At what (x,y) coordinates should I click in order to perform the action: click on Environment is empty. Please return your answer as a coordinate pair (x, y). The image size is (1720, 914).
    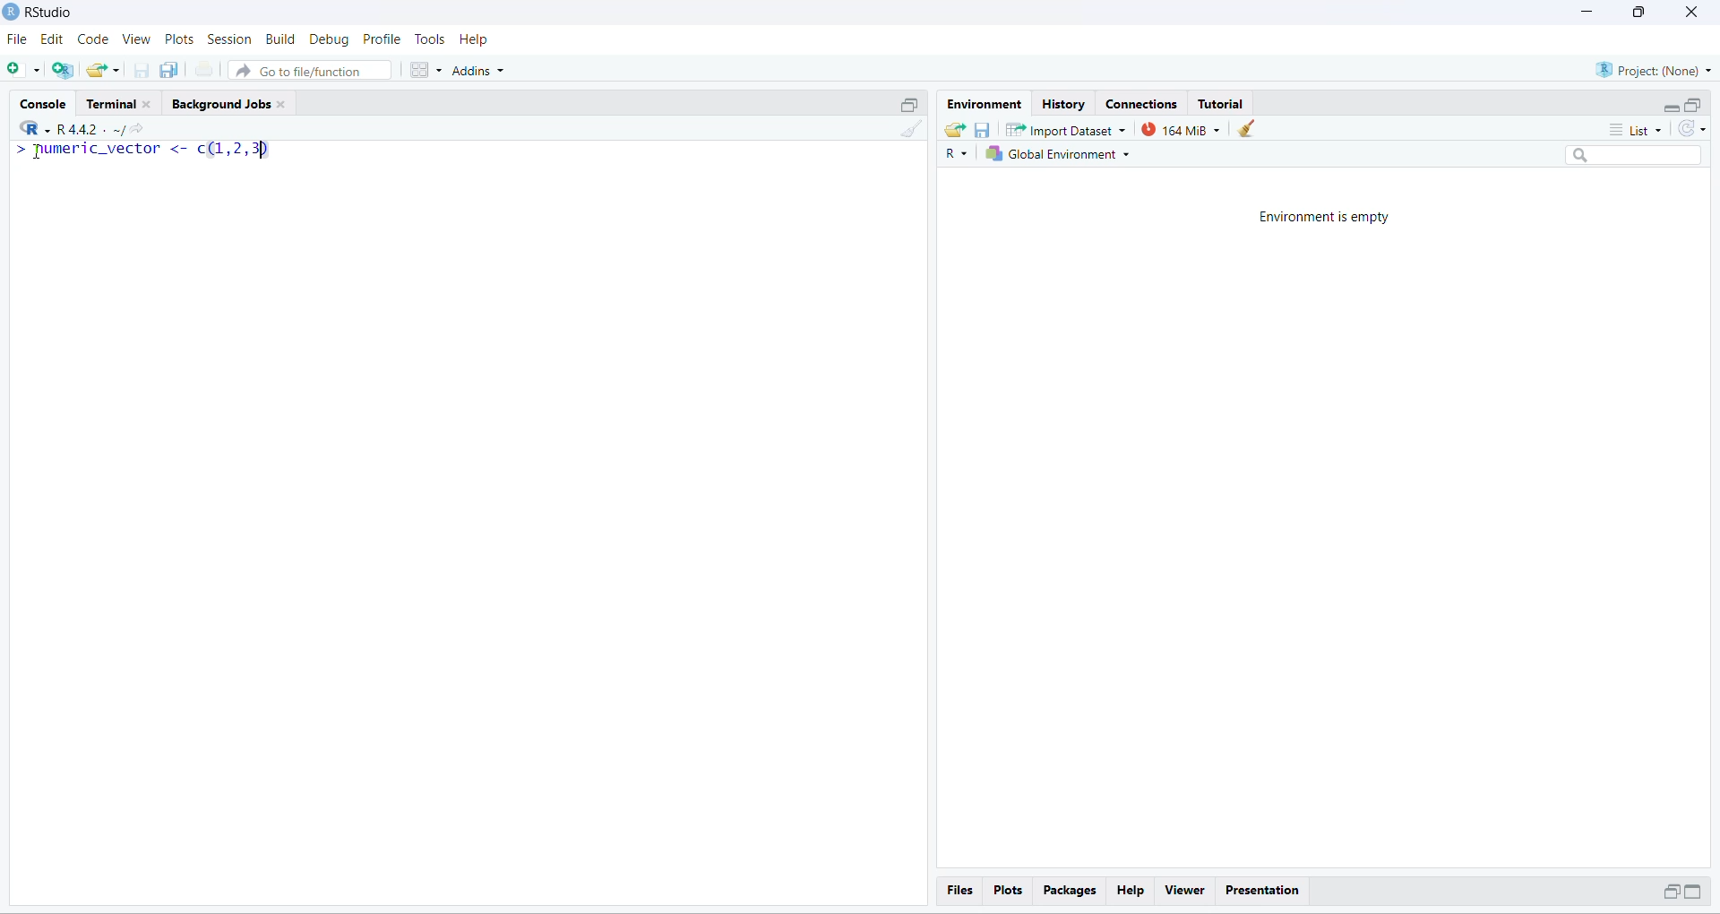
    Looking at the image, I should click on (1324, 220).